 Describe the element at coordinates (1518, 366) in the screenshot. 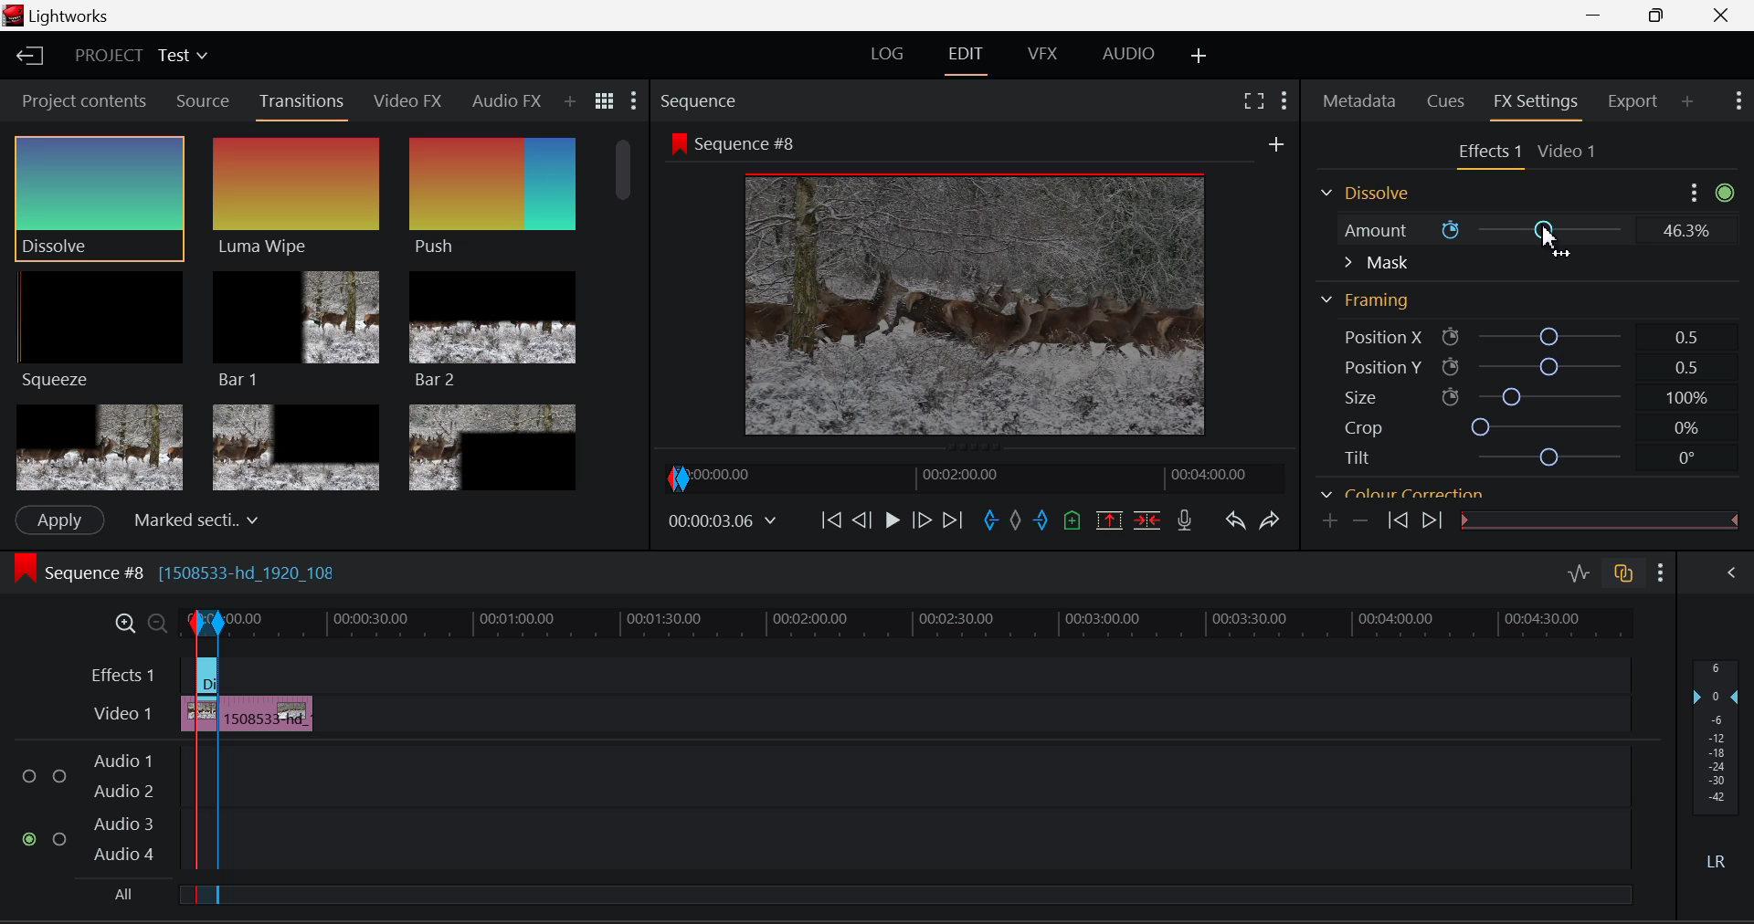

I see `Position Y` at that location.